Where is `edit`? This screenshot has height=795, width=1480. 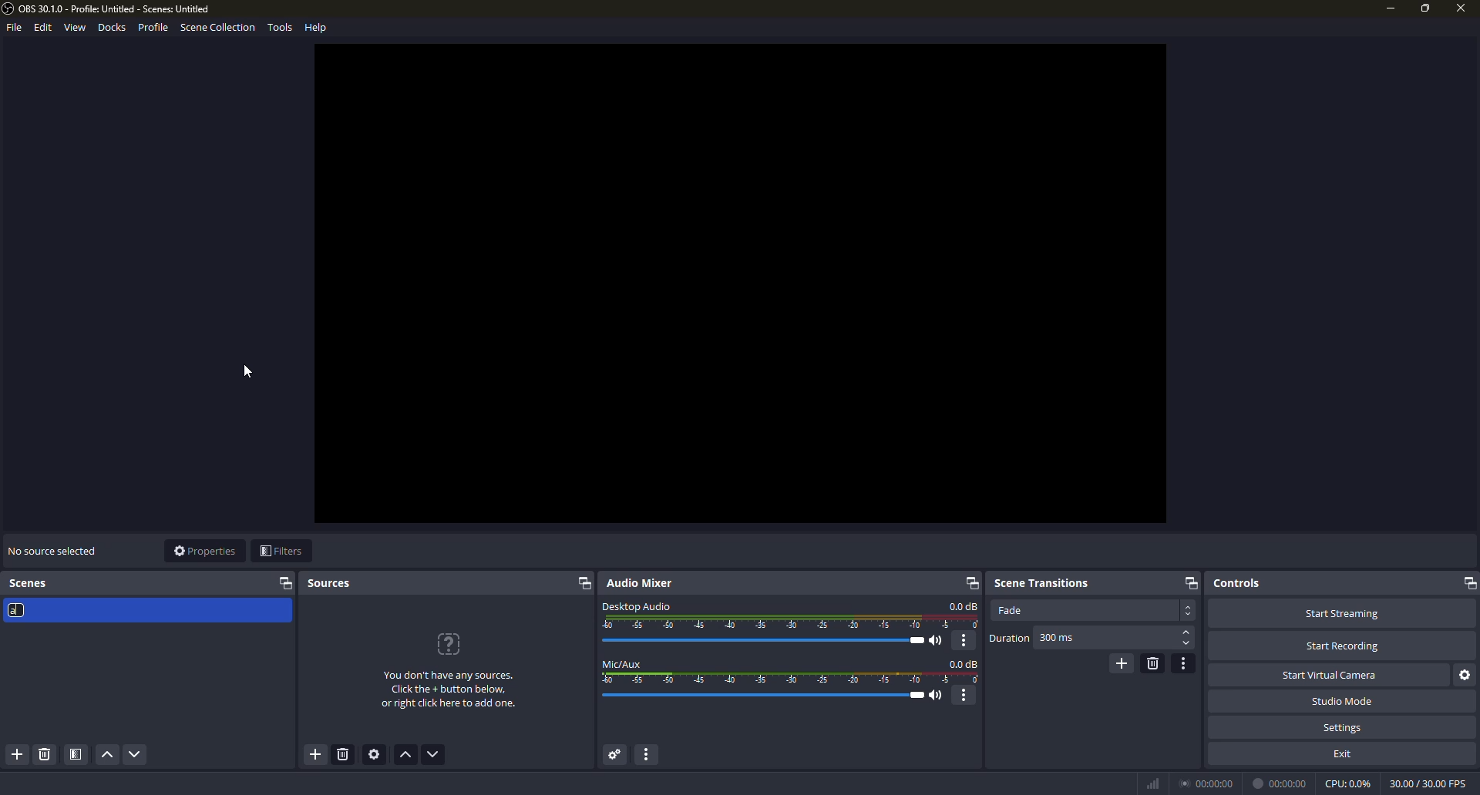
edit is located at coordinates (40, 28).